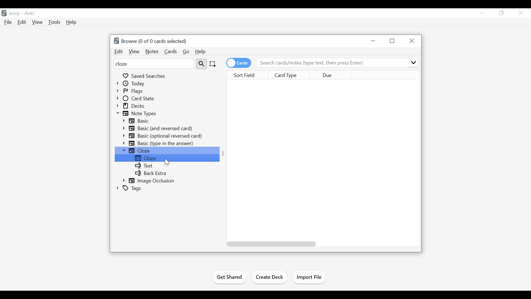 This screenshot has width=531, height=299. I want to click on Search cards/notes , so click(337, 63).